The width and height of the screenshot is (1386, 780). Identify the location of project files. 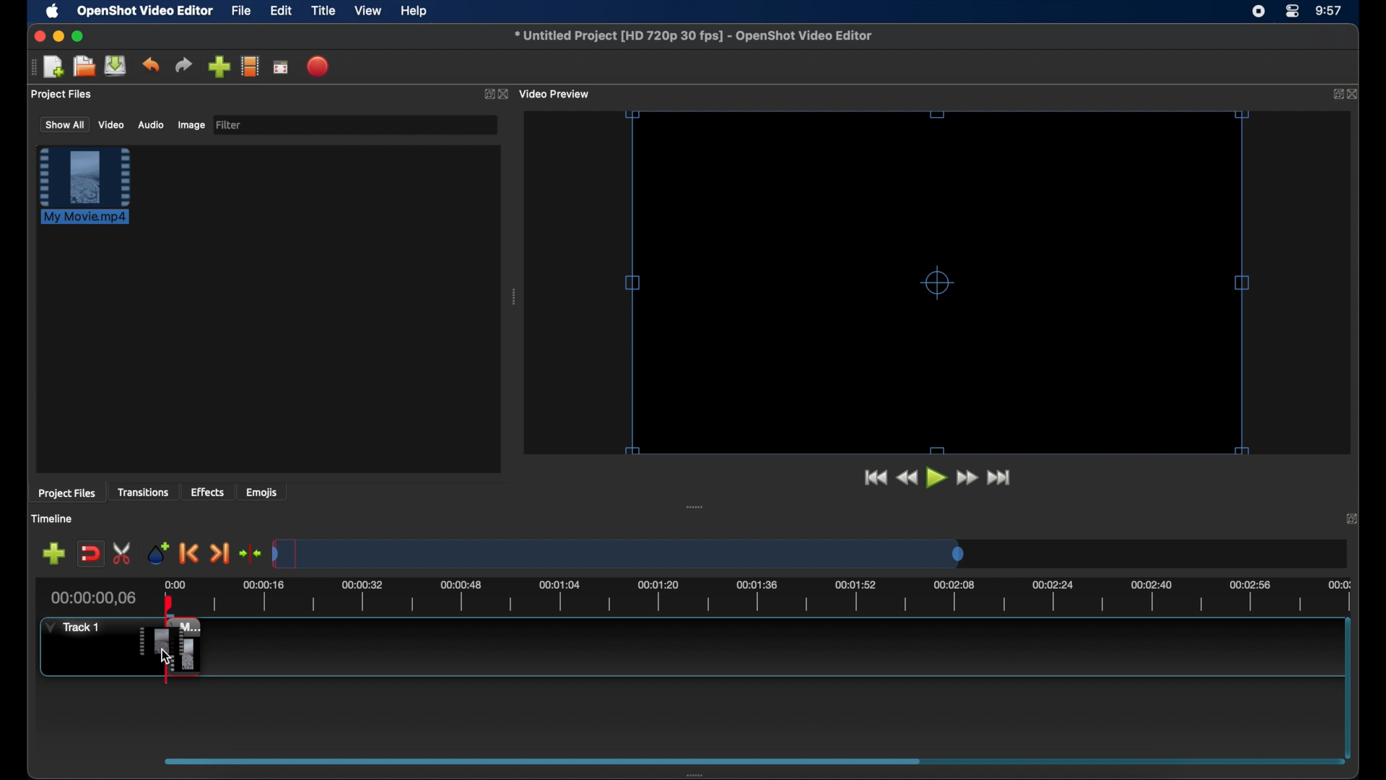
(66, 493).